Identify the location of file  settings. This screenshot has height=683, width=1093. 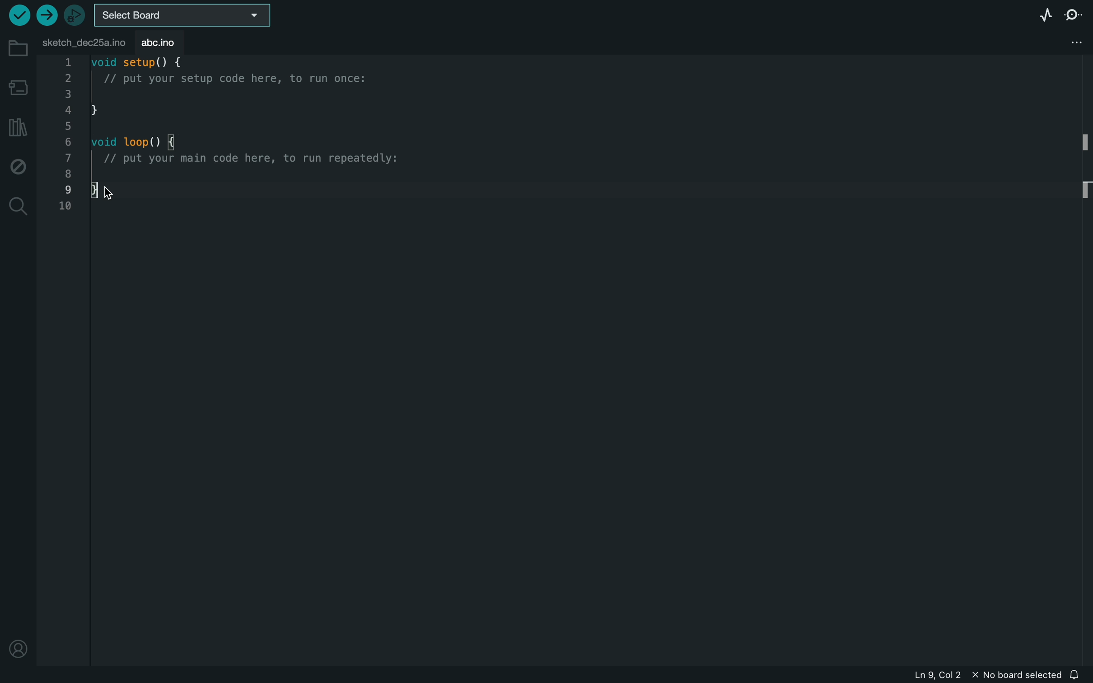
(1068, 42).